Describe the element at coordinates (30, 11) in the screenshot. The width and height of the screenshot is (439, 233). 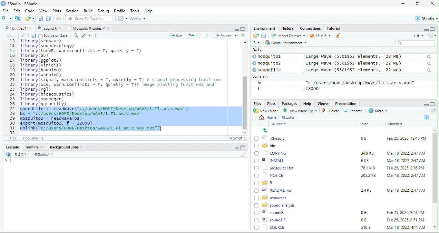
I see `Code` at that location.